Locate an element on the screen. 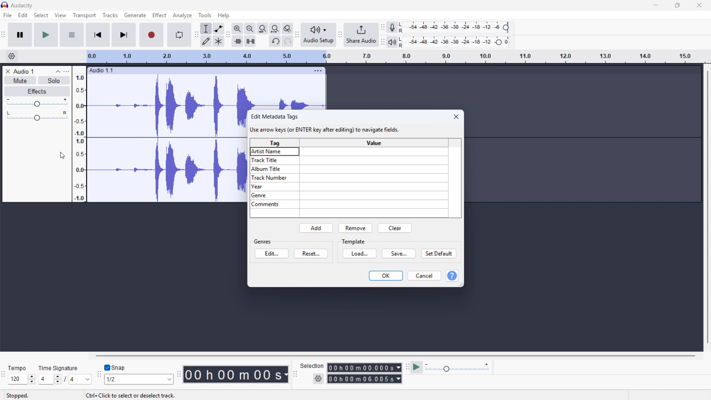  year is located at coordinates (349, 187).